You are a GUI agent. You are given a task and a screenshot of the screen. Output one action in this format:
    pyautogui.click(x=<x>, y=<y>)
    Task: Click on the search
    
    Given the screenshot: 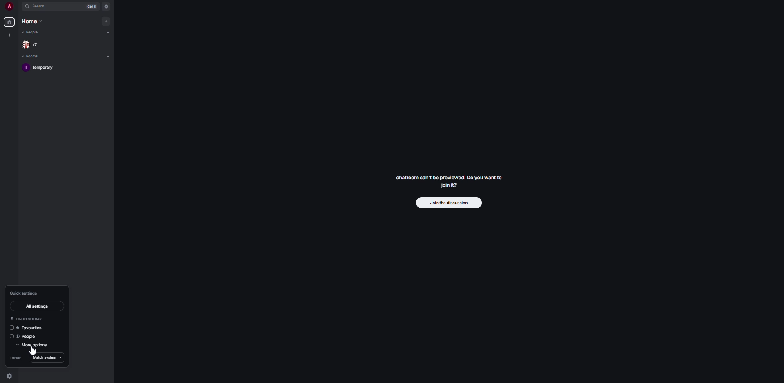 What is the action you would take?
    pyautogui.click(x=40, y=7)
    